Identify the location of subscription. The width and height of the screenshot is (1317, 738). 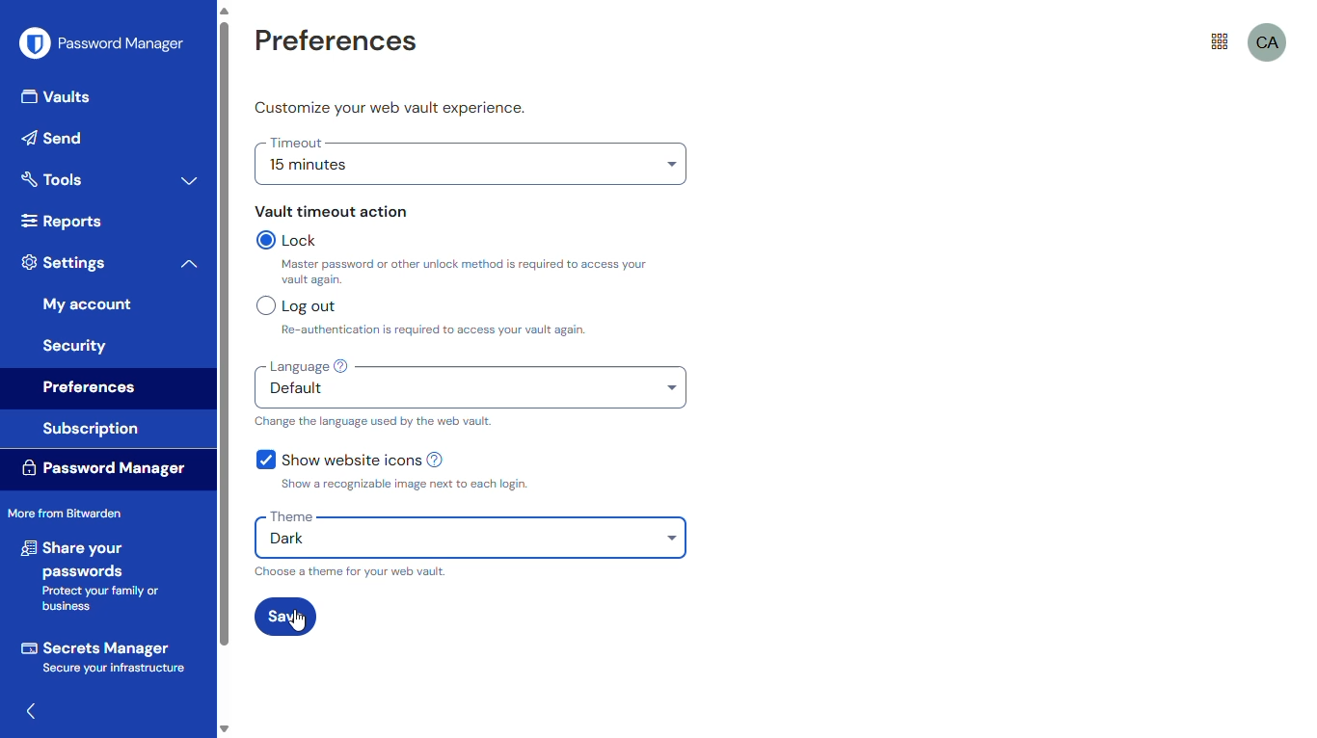
(92, 430).